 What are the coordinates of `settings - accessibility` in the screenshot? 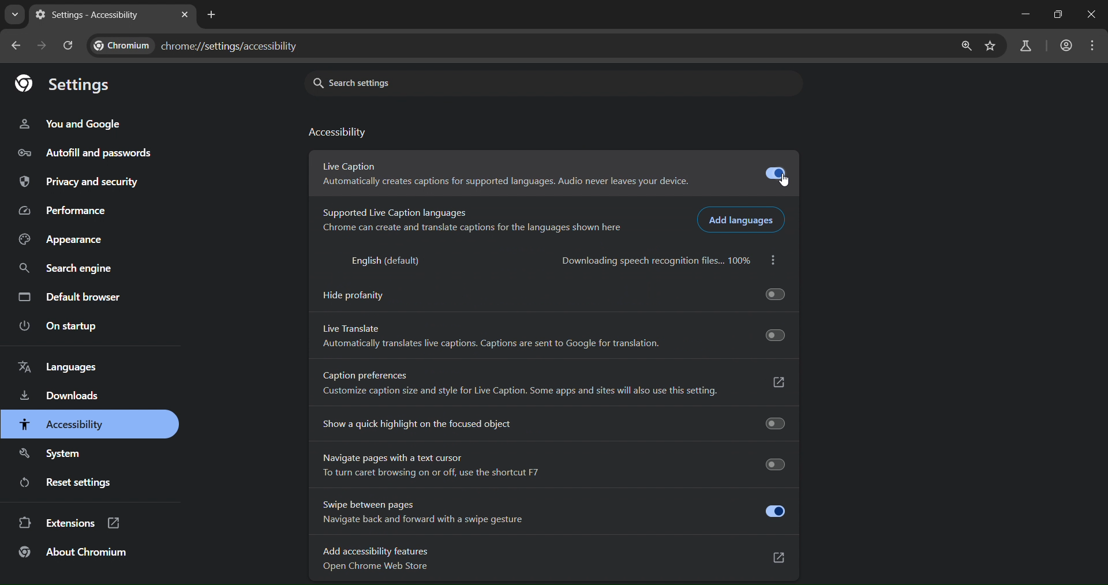 It's located at (96, 13).